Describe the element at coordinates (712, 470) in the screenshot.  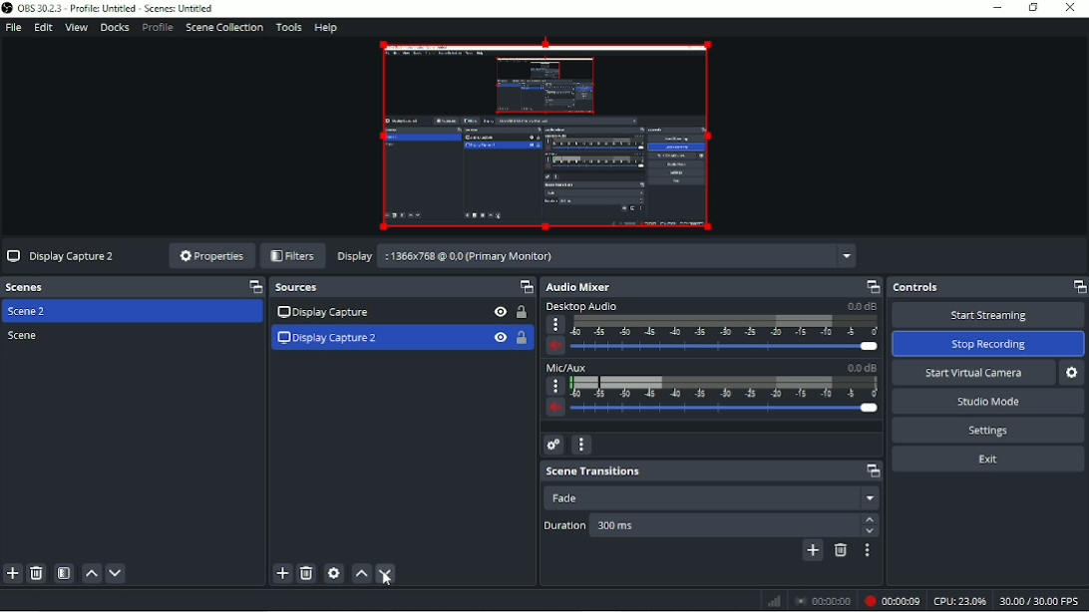
I see `Scene transitions` at that location.